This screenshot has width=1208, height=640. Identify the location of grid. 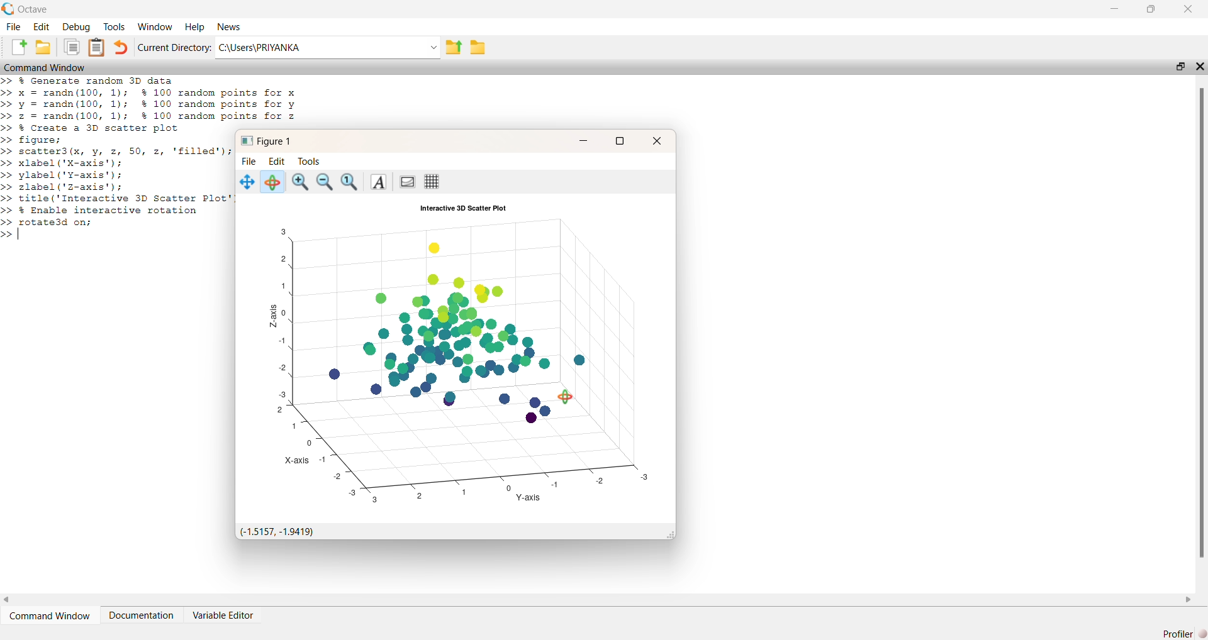
(432, 182).